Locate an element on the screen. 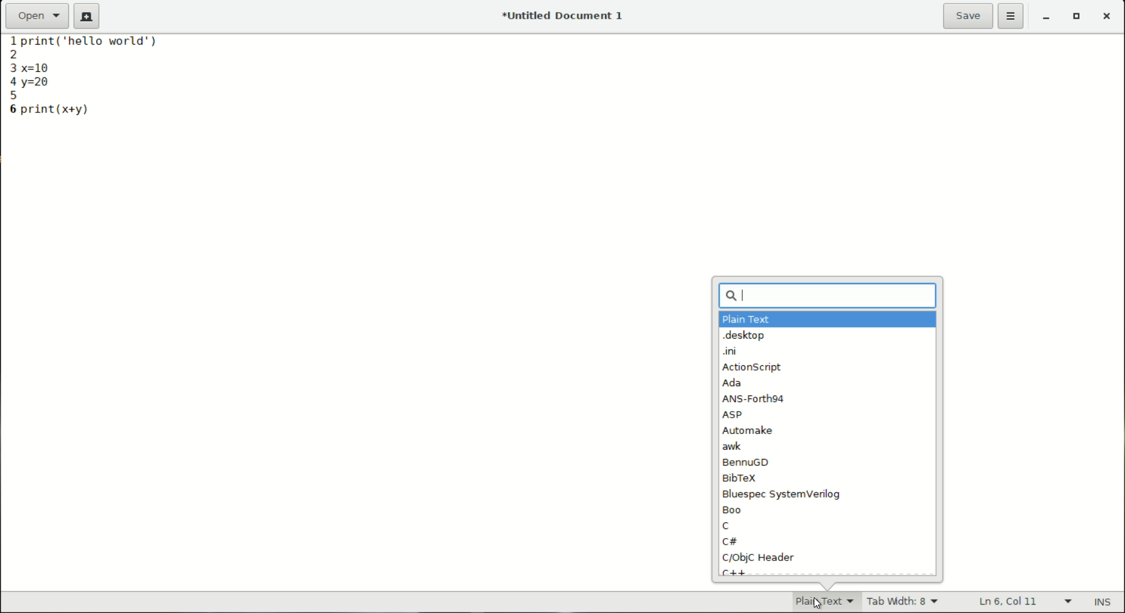  more options is located at coordinates (1012, 17).